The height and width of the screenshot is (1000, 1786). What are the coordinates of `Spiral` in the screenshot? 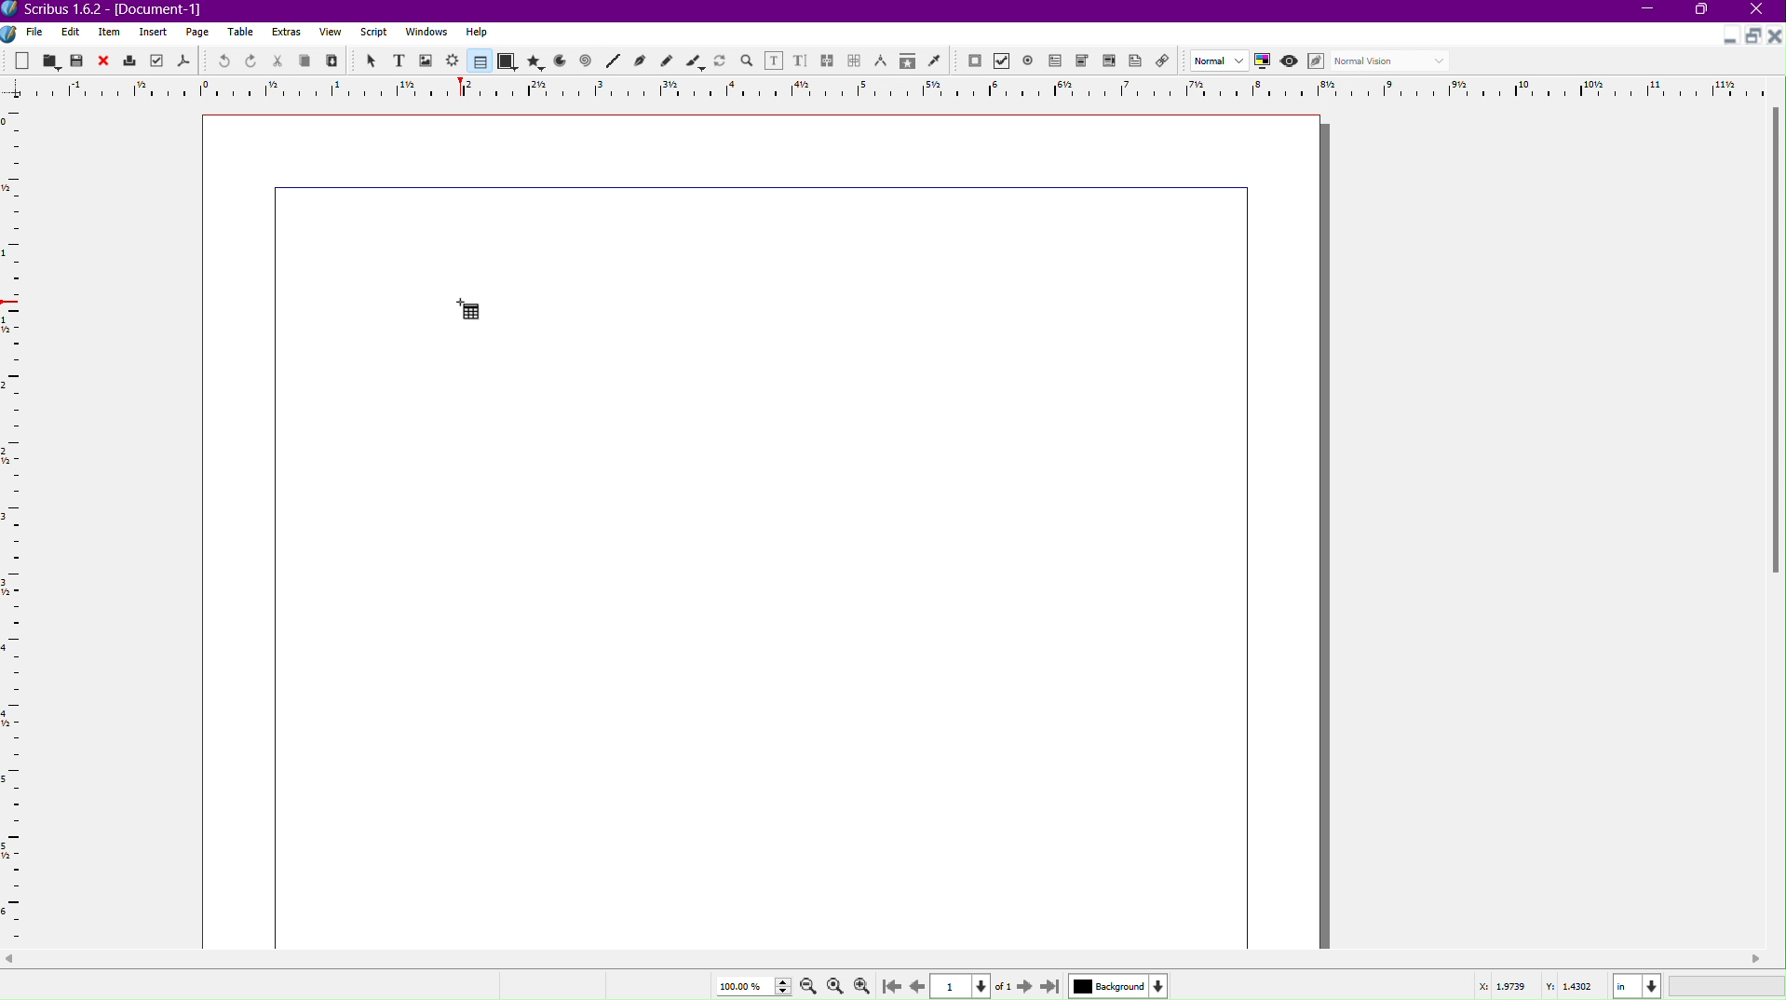 It's located at (587, 62).